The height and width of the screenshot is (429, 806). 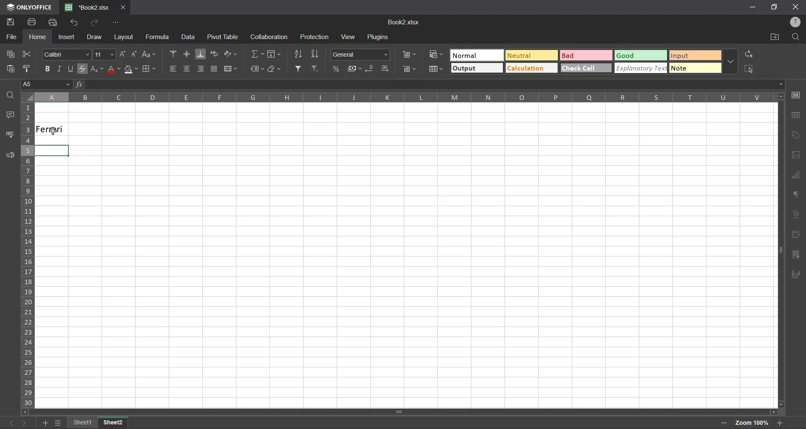 I want to click on customize quick access toolbar, so click(x=119, y=22).